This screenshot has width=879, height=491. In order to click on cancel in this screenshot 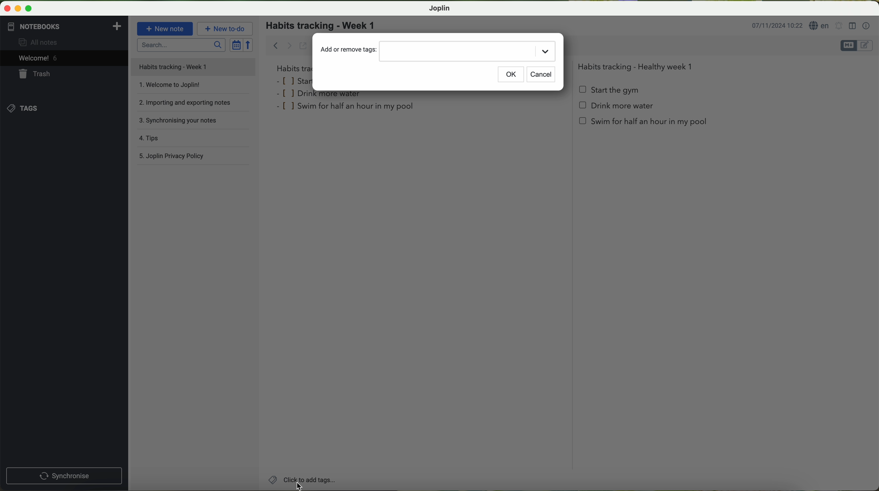, I will do `click(541, 75)`.